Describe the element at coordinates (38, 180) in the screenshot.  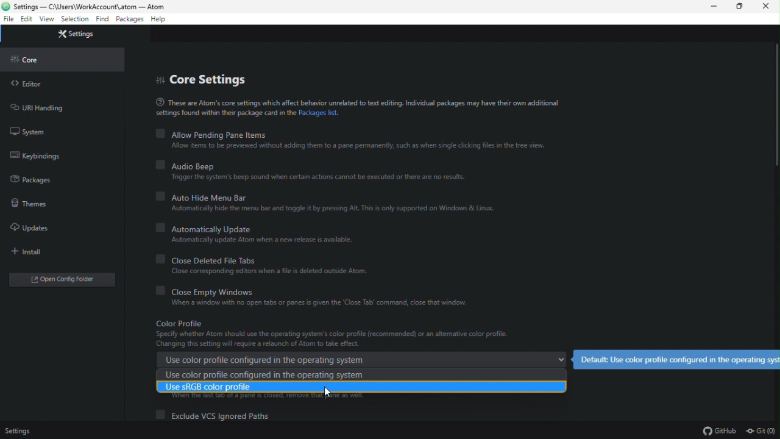
I see `packages` at that location.